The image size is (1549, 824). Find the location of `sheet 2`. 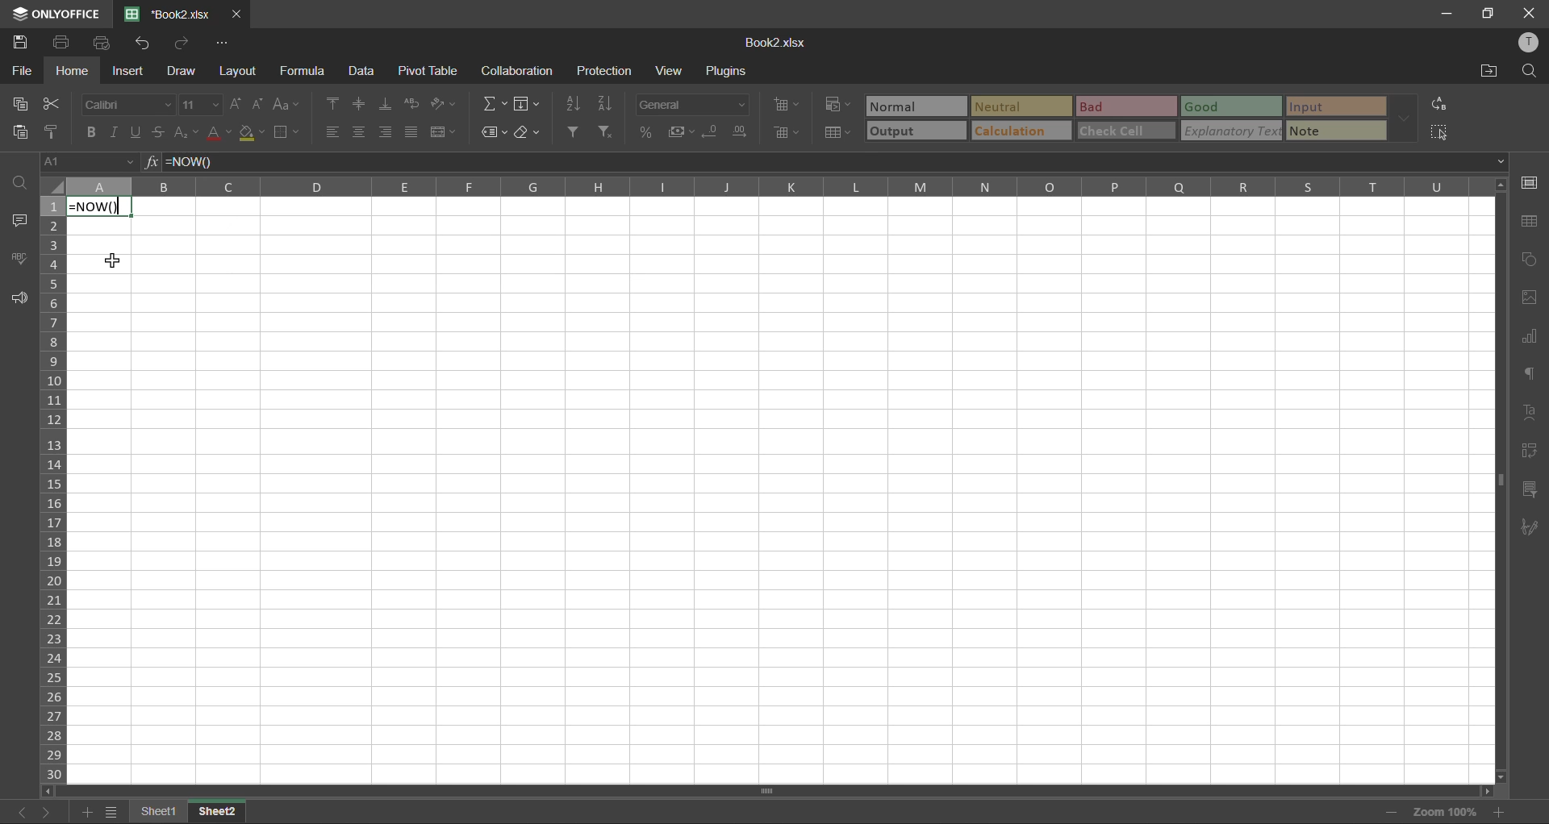

sheet 2 is located at coordinates (217, 810).